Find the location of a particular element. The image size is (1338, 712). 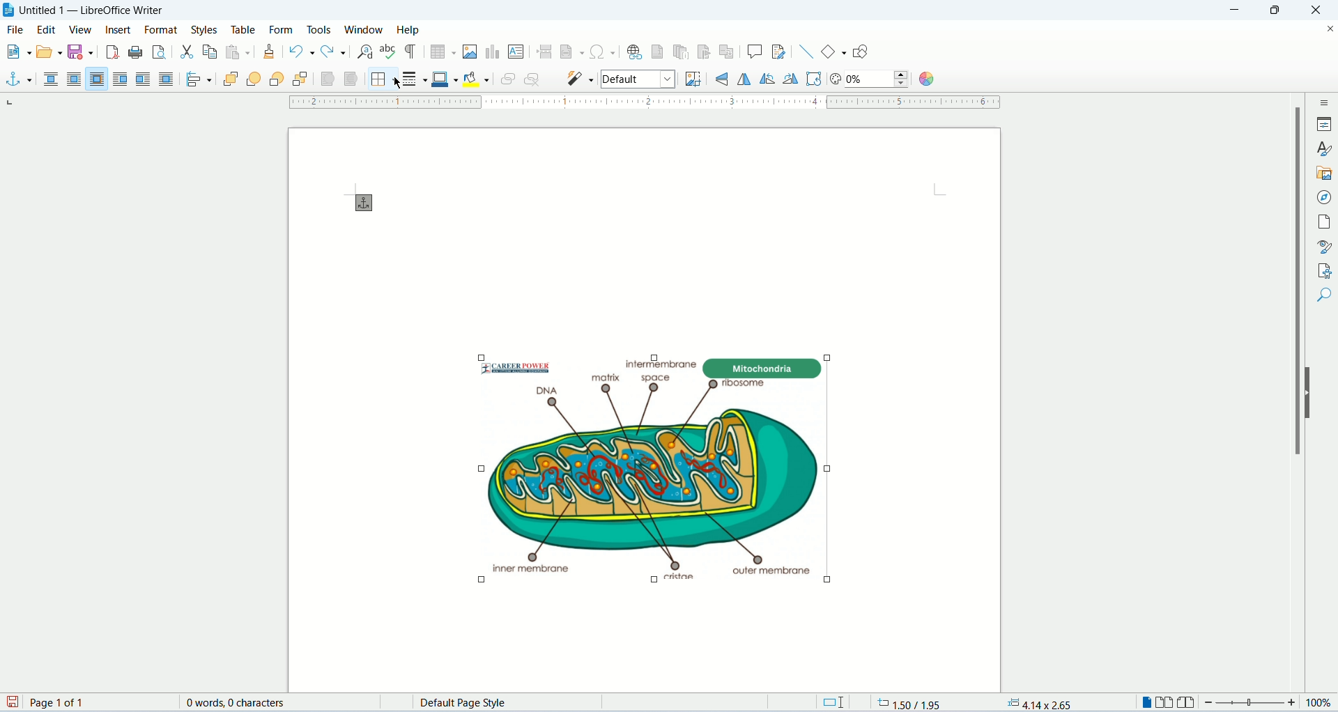

insert hyper link is located at coordinates (635, 52).